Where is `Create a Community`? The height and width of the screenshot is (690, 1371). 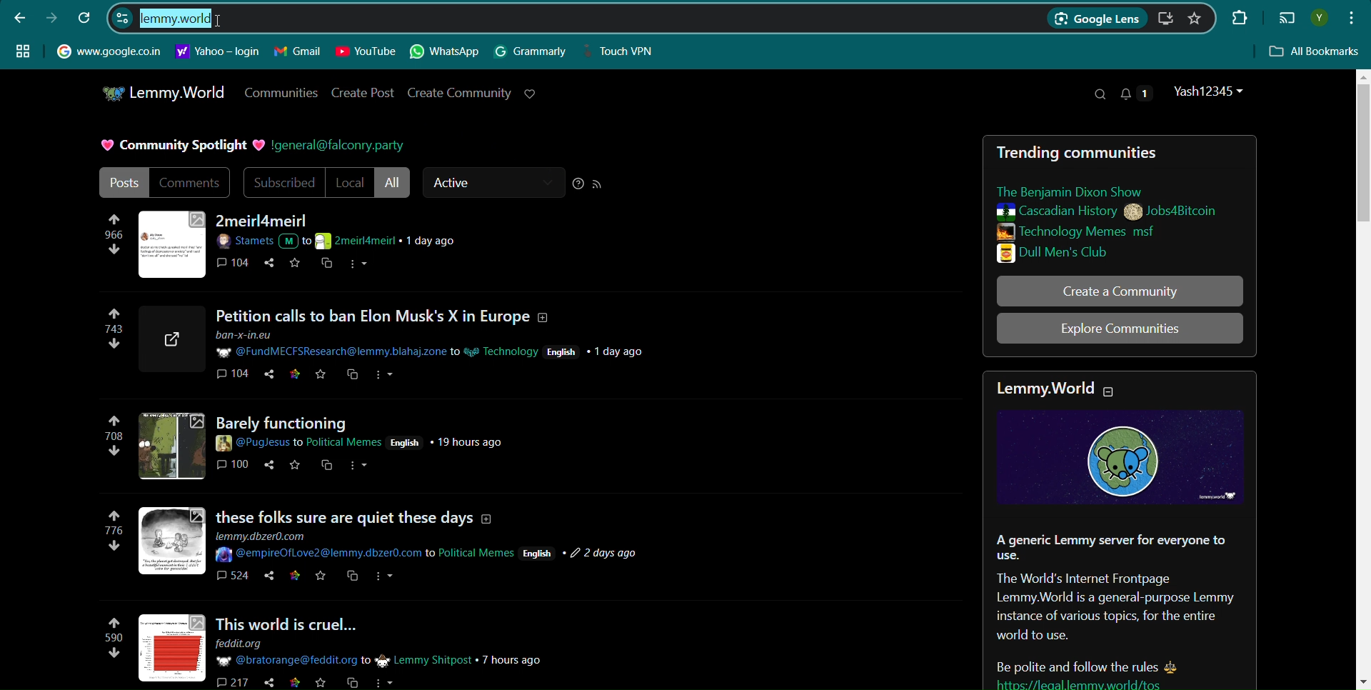
Create a Community is located at coordinates (1120, 291).